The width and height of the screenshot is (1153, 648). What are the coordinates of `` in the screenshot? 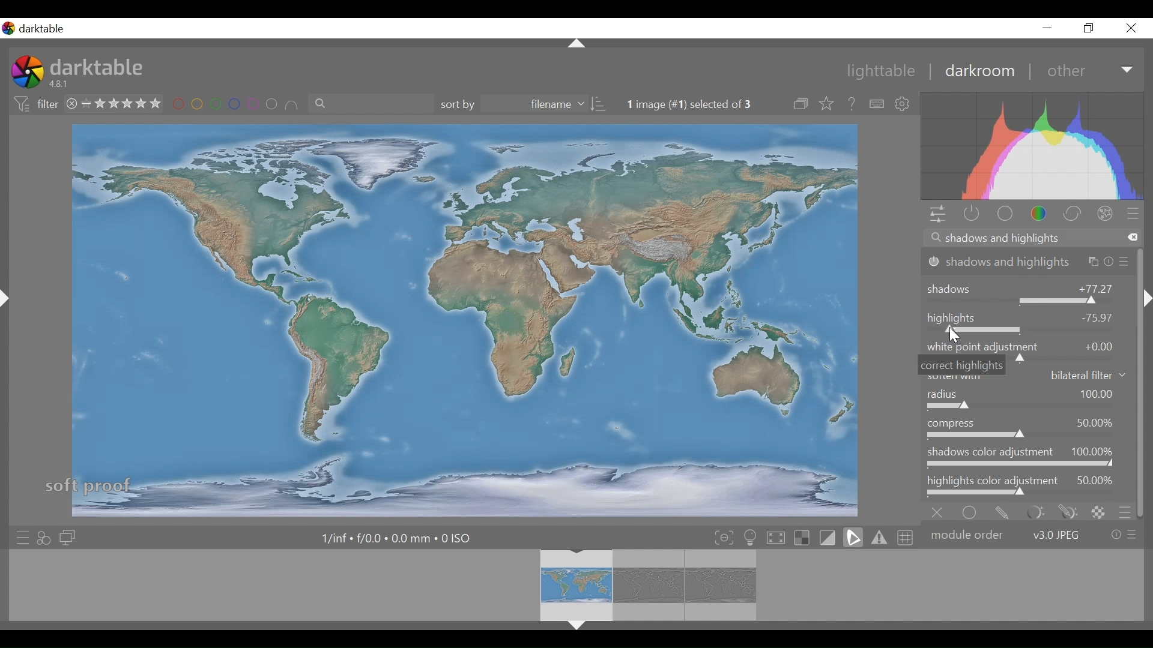 It's located at (577, 44).